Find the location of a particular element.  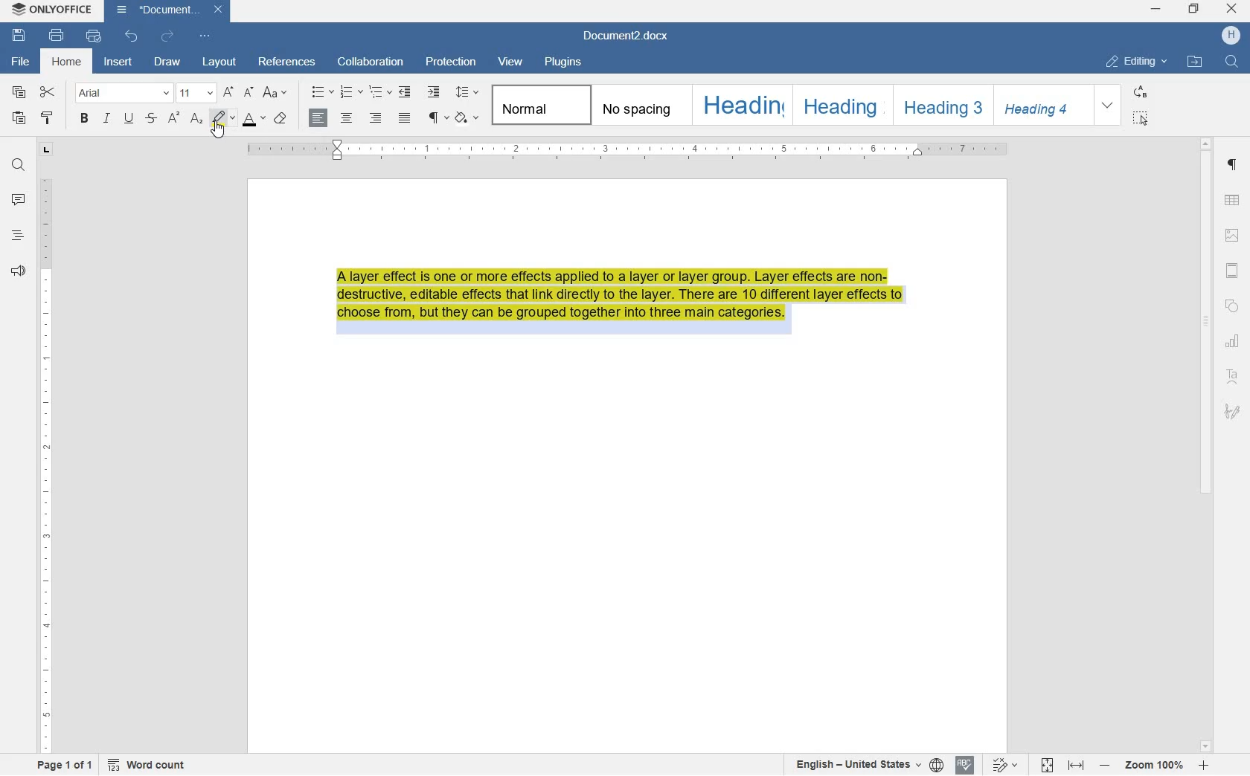

EXPAND FORMATTING STYLES is located at coordinates (1106, 103).